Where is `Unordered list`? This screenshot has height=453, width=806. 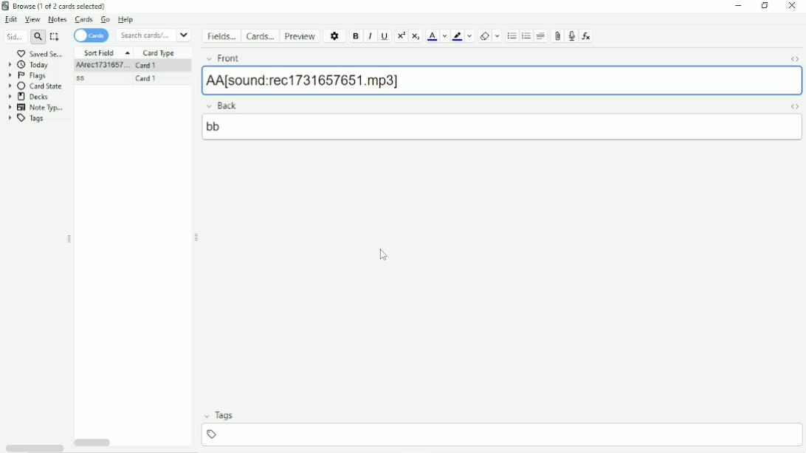 Unordered list is located at coordinates (512, 36).